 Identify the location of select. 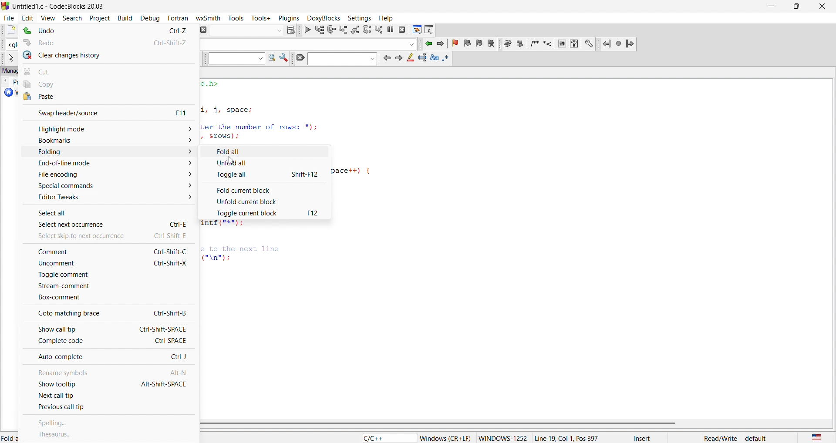
(9, 58).